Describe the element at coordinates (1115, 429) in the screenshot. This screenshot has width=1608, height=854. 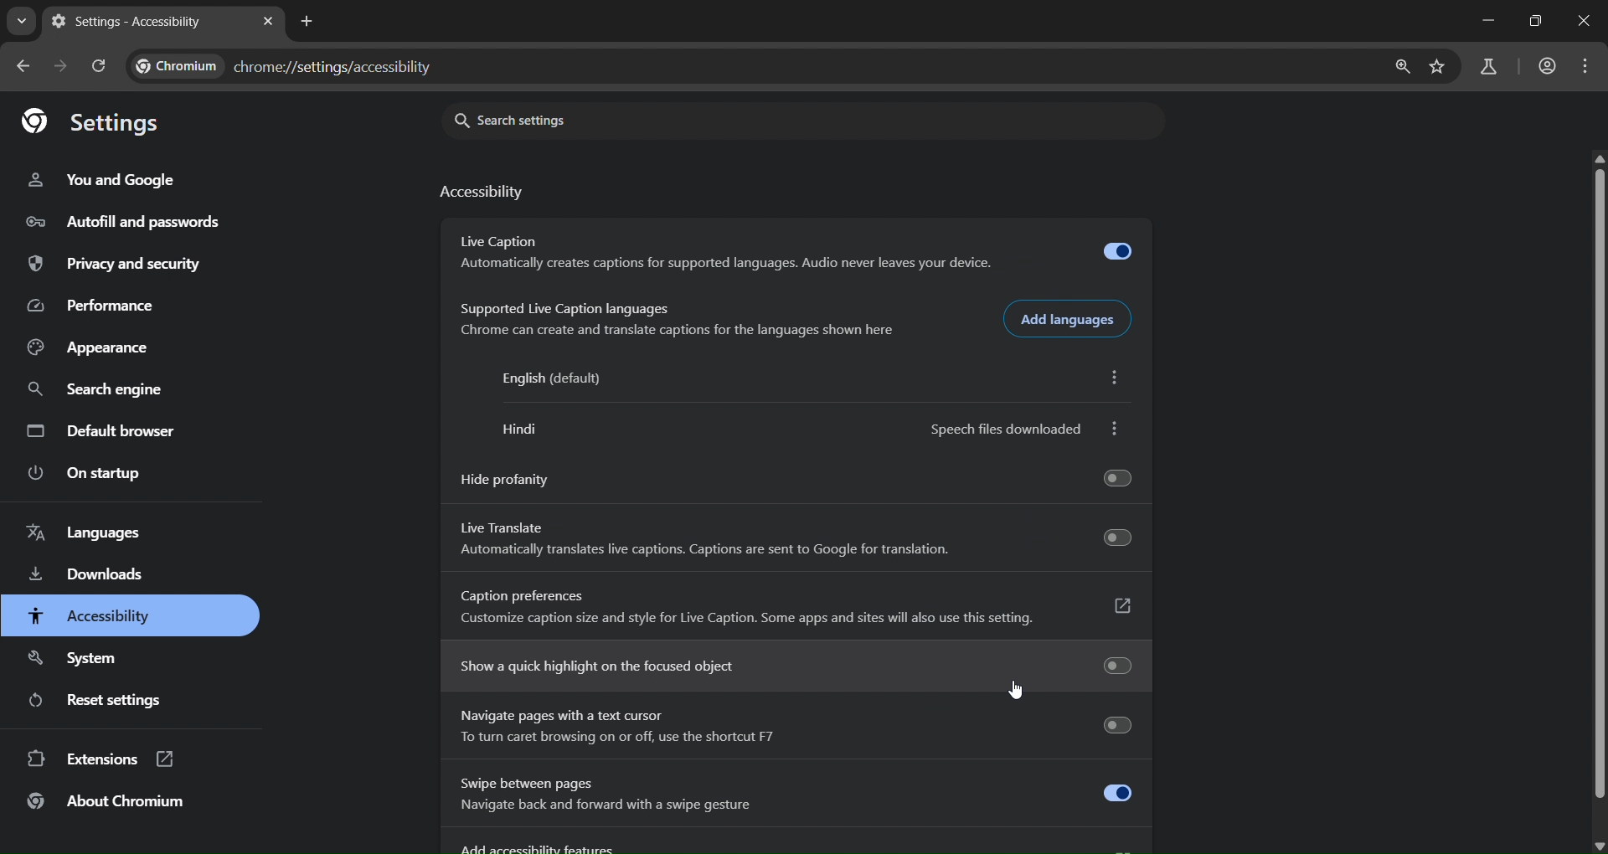
I see `more actions` at that location.